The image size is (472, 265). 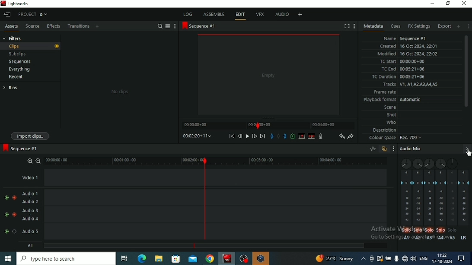 I want to click on Metadata, so click(x=373, y=27).